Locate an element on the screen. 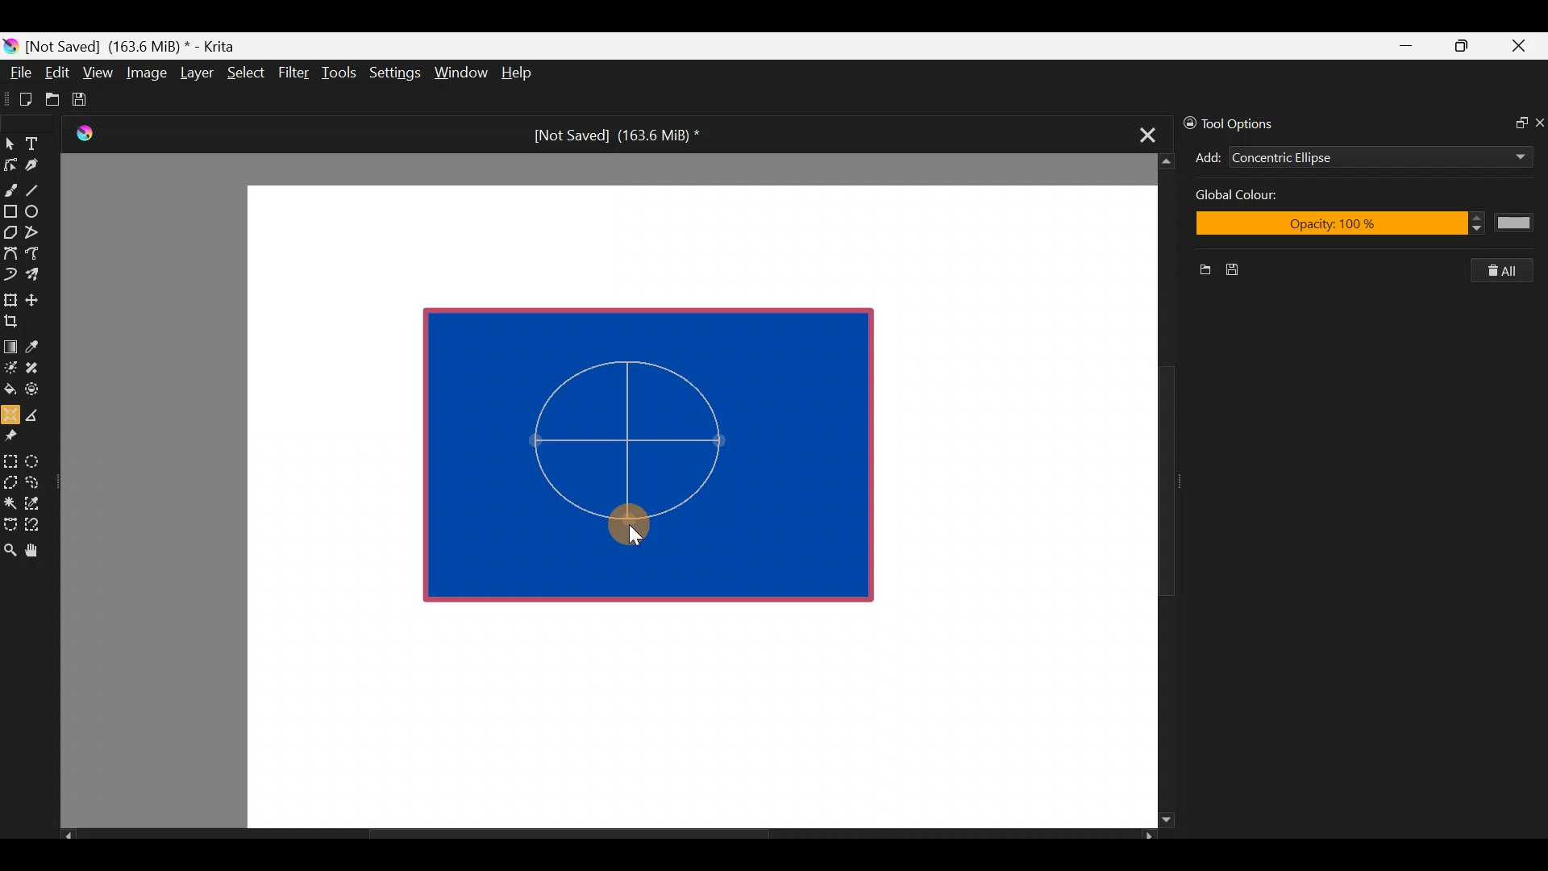 Image resolution: width=1548 pixels, height=871 pixels. Krita logo is located at coordinates (10, 45).